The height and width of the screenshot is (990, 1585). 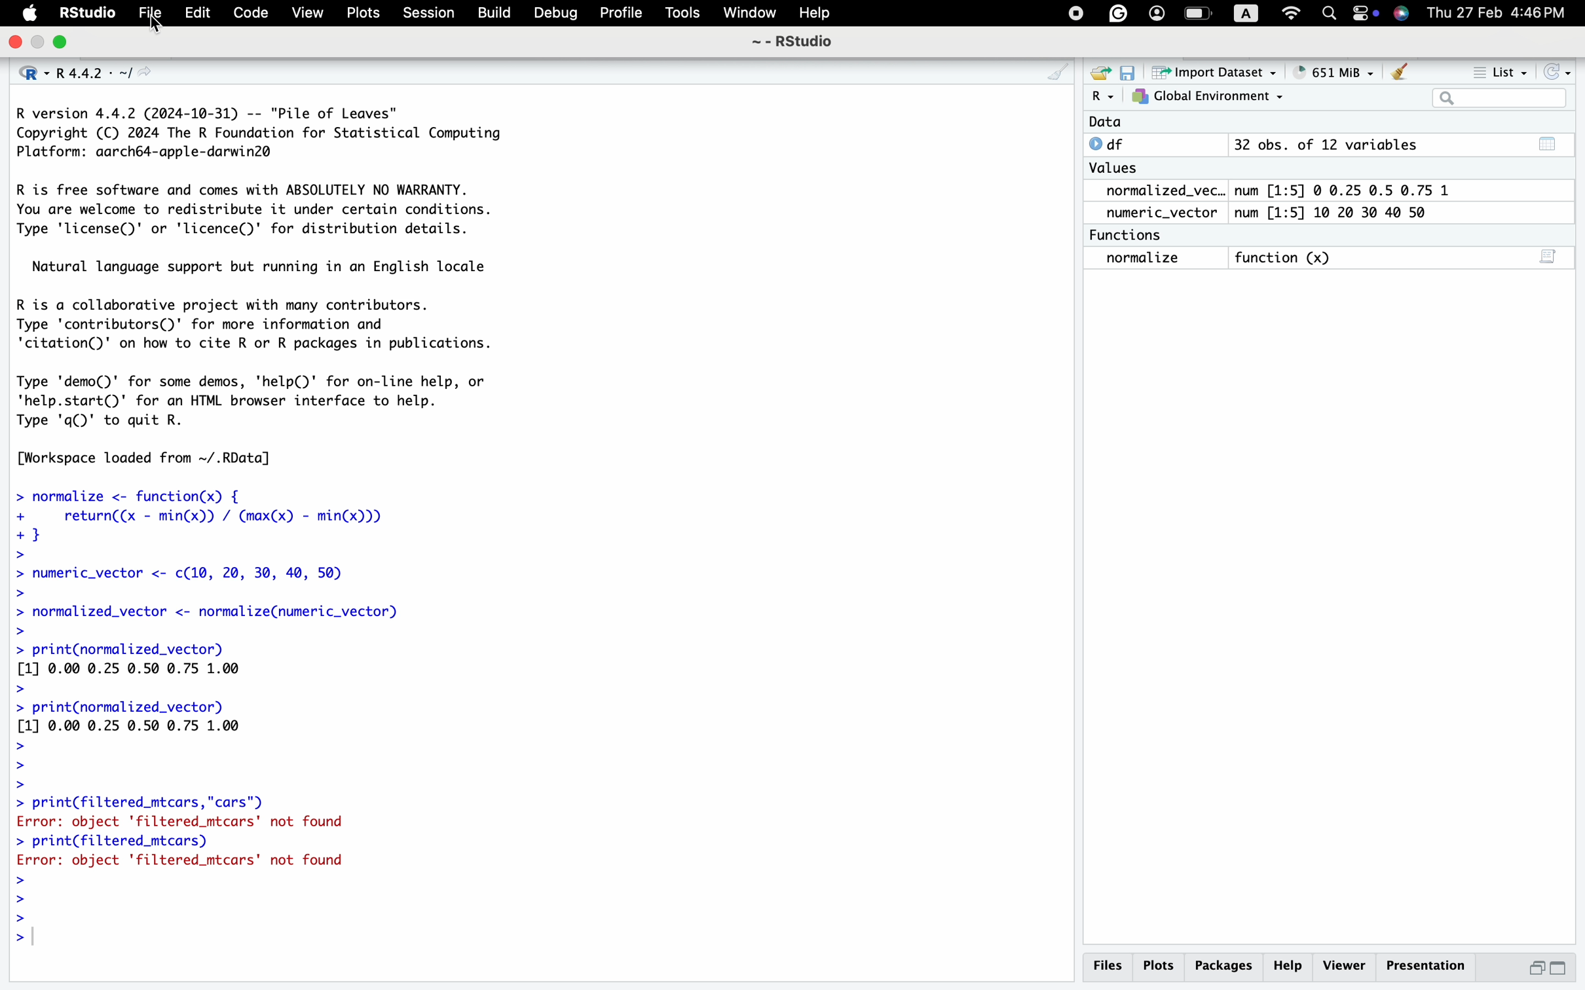 What do you see at coordinates (144, 15) in the screenshot?
I see `File` at bounding box center [144, 15].